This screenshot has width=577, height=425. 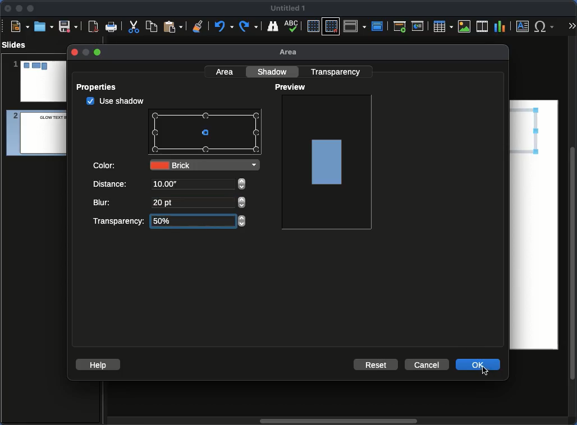 What do you see at coordinates (98, 53) in the screenshot?
I see `maximize` at bounding box center [98, 53].